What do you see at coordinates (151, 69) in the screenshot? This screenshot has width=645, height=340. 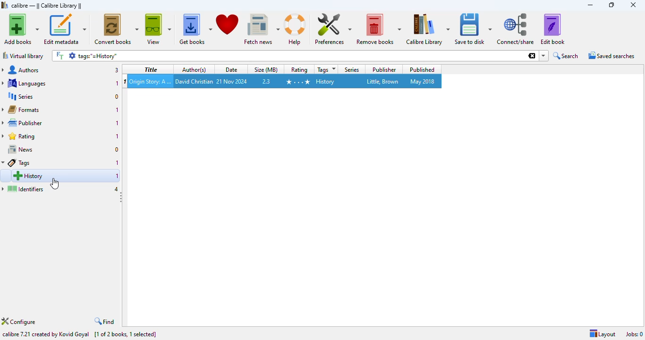 I see `title` at bounding box center [151, 69].